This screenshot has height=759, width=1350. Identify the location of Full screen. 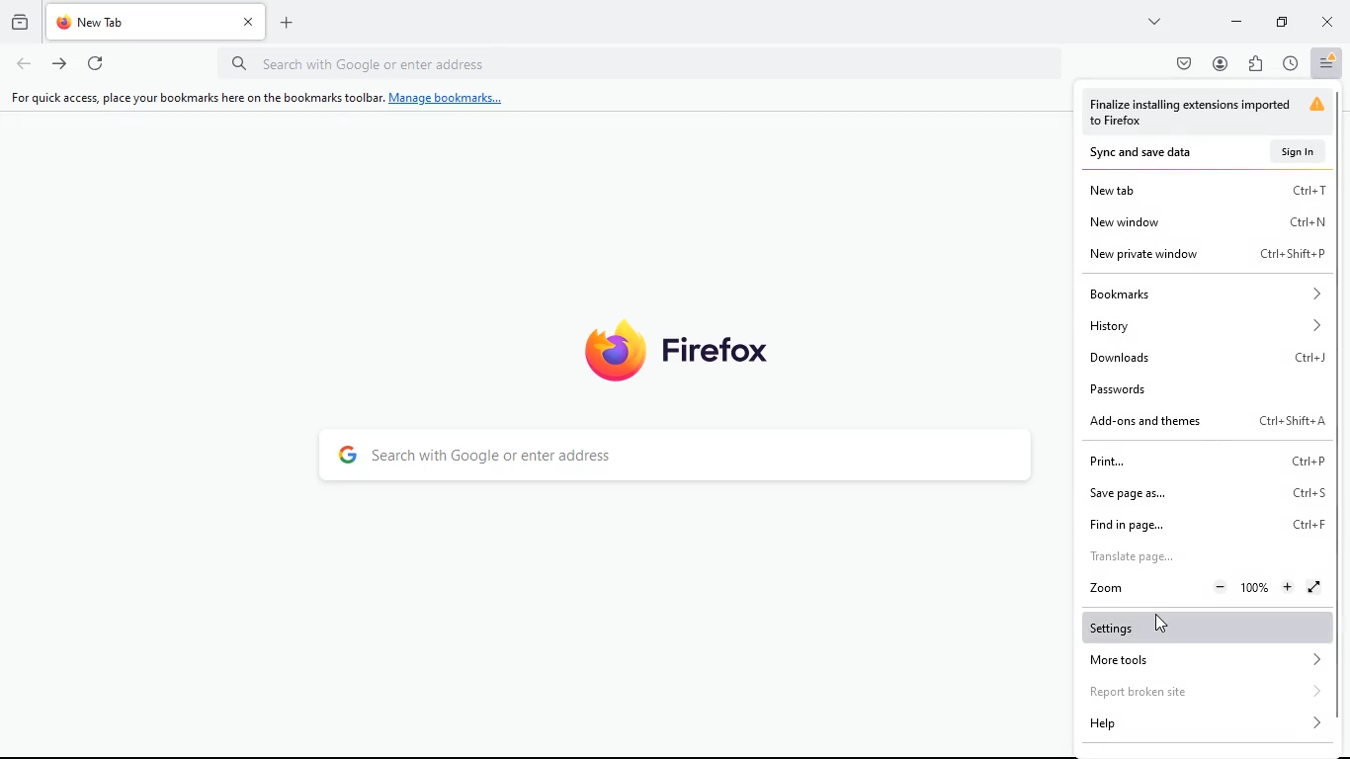
(1315, 586).